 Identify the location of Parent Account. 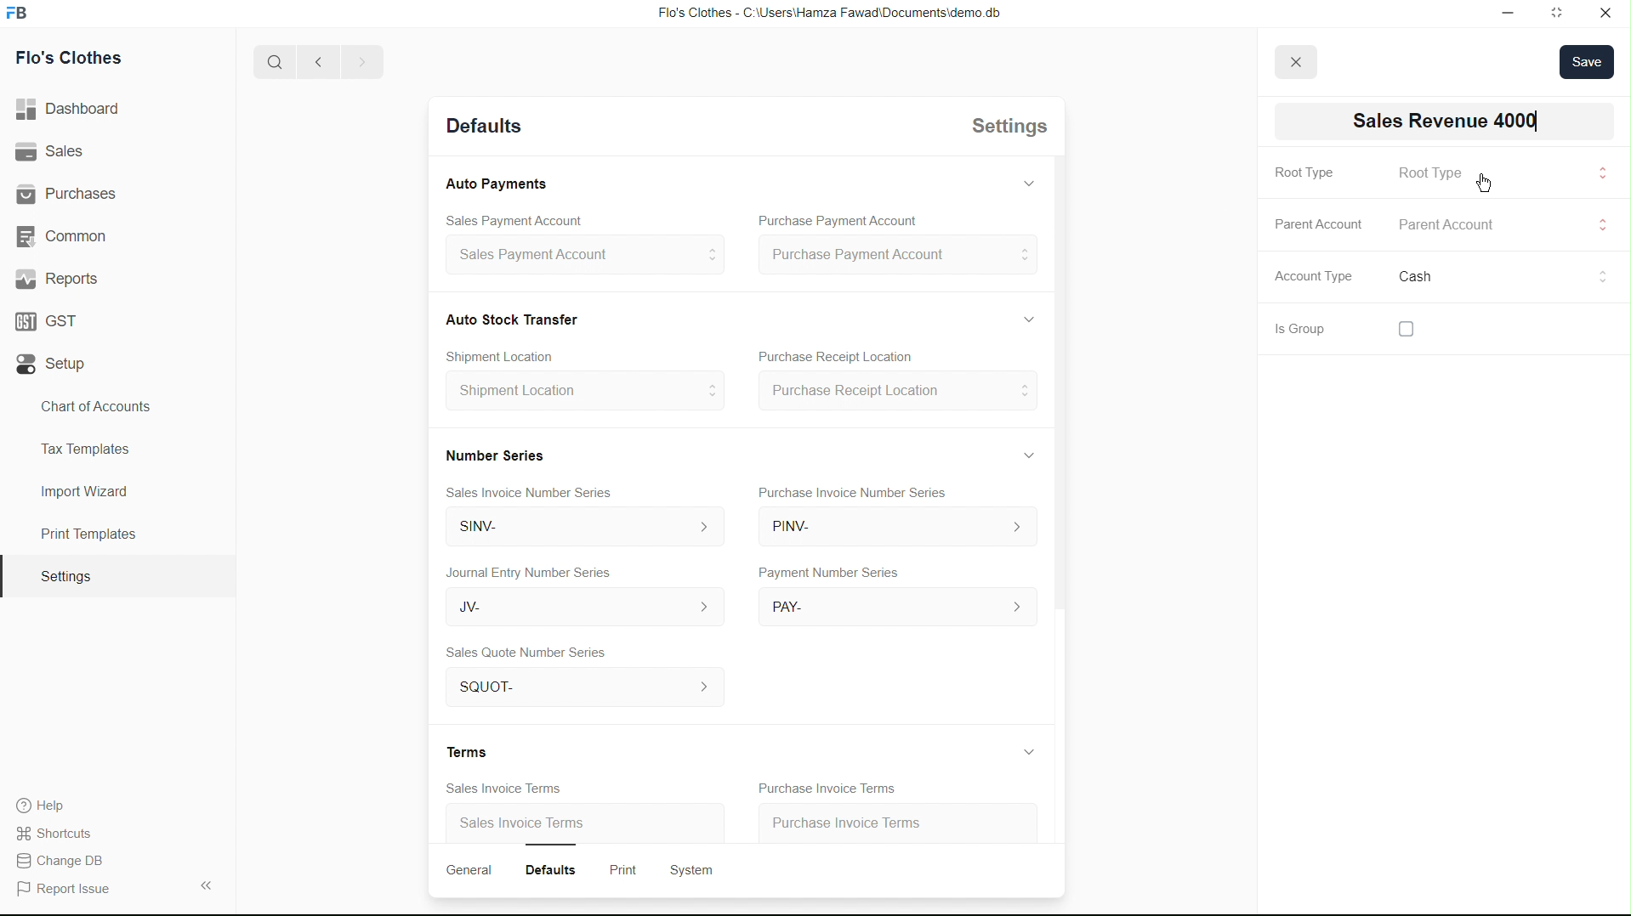
(1316, 223).